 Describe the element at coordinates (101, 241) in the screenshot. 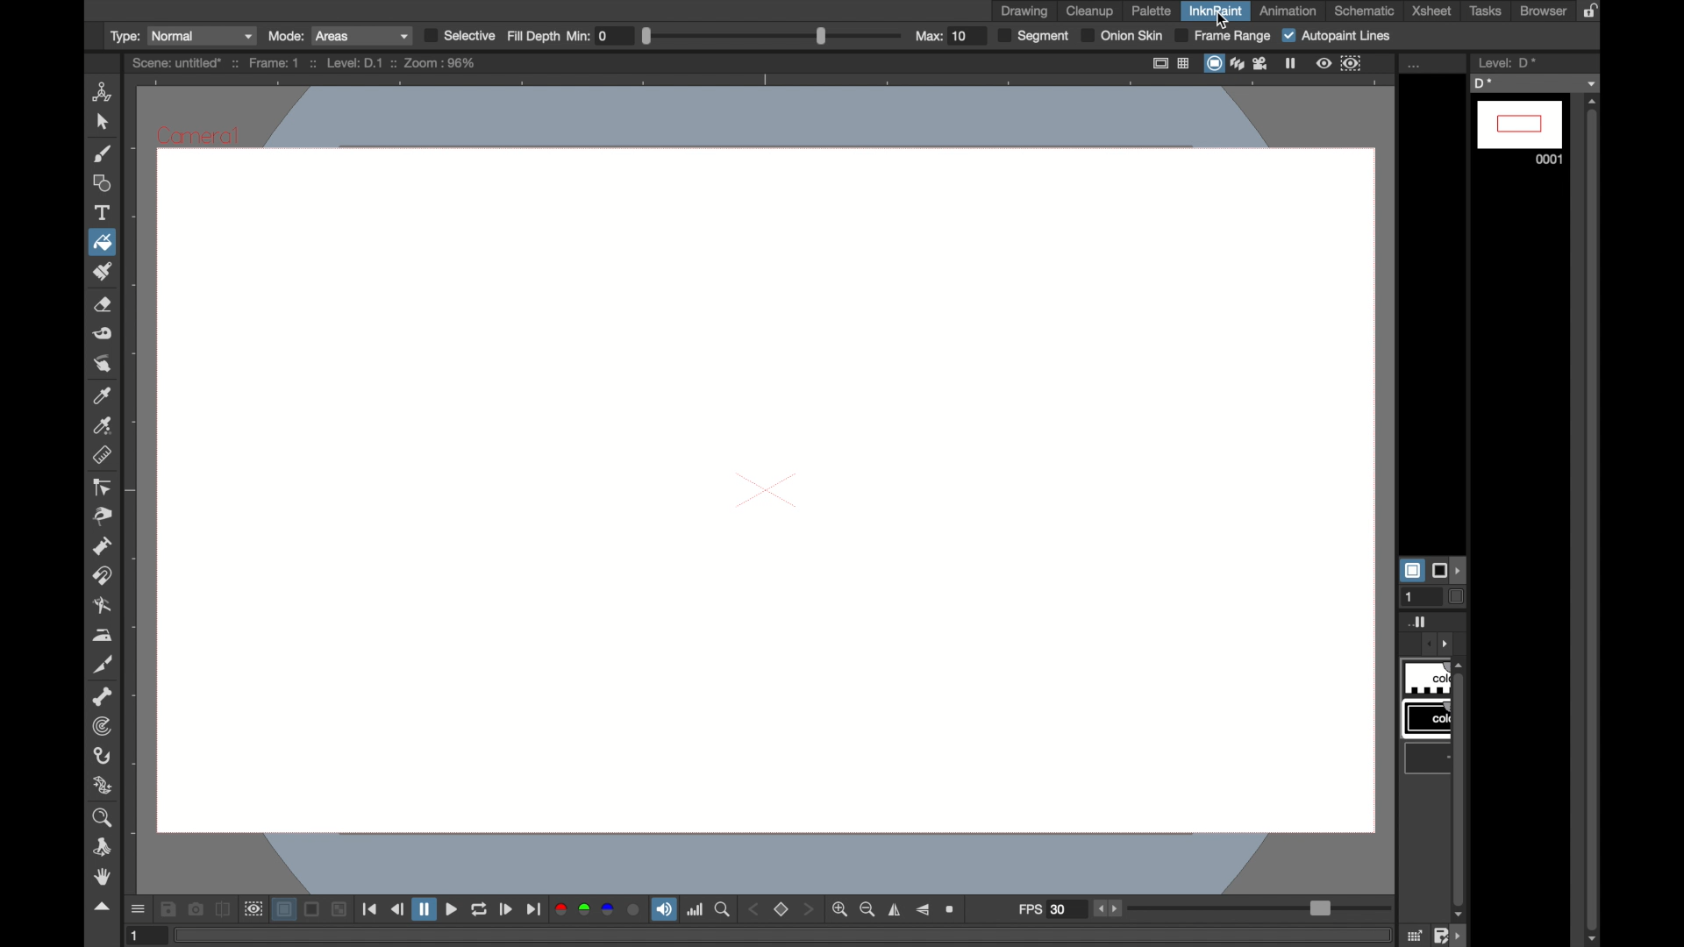

I see `fill tool` at that location.